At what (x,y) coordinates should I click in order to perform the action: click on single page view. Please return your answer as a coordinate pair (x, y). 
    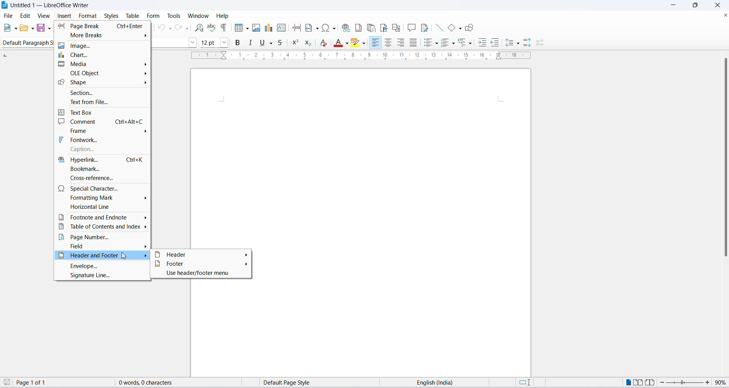
    Looking at the image, I should click on (627, 382).